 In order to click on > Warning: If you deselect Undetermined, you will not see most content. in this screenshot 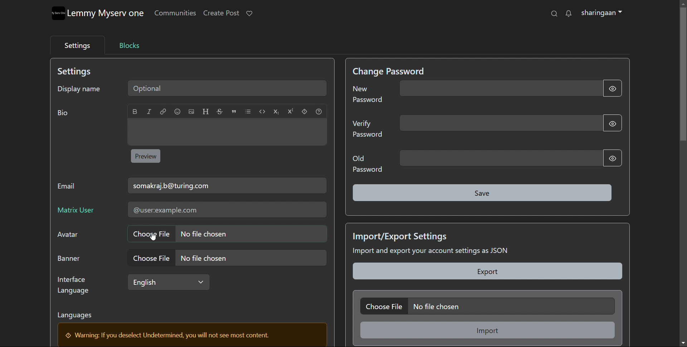, I will do `click(171, 336)`.